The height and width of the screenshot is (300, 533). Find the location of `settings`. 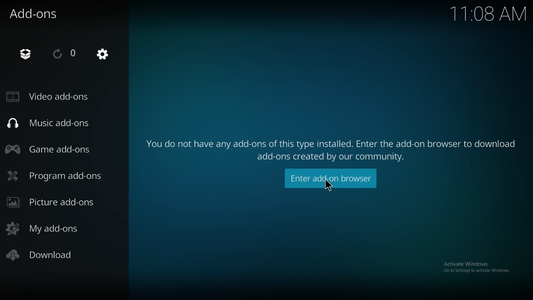

settings is located at coordinates (102, 54).